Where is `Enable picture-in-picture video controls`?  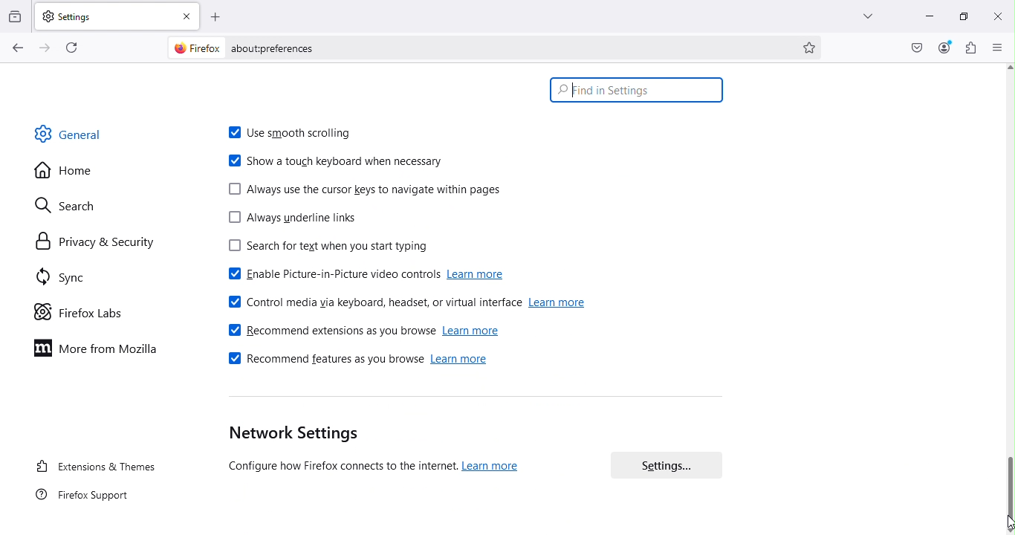 Enable picture-in-picture video controls is located at coordinates (363, 273).